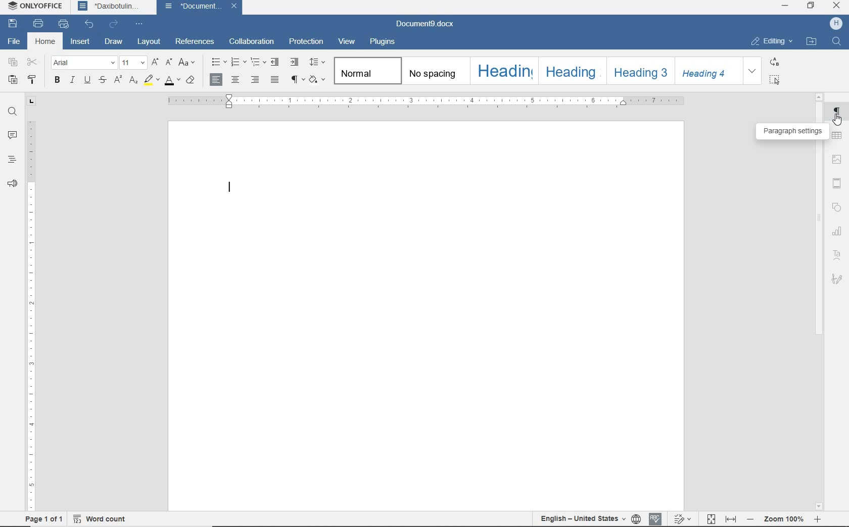 The image size is (849, 527). What do you see at coordinates (30, 101) in the screenshot?
I see `tab stop` at bounding box center [30, 101].